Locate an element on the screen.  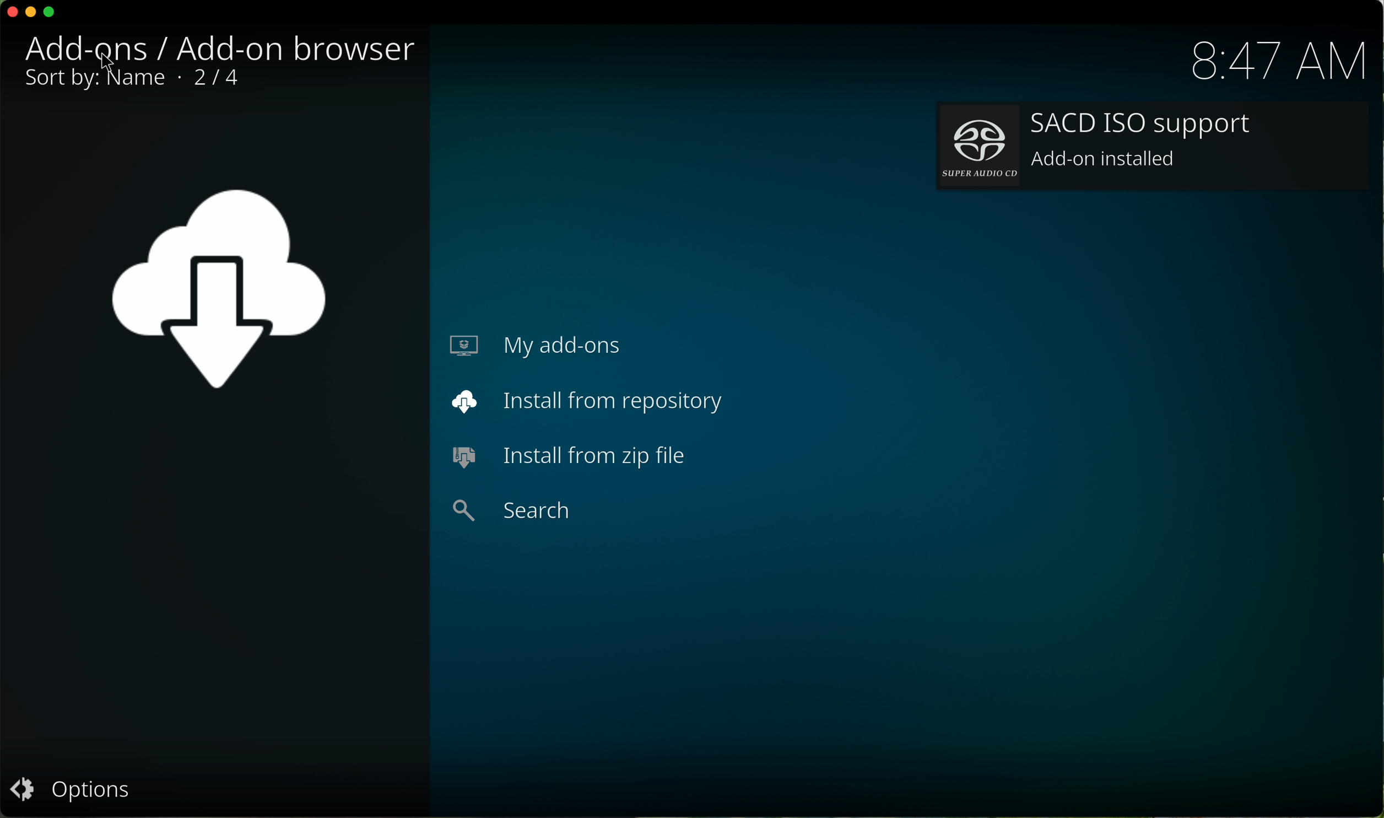
options is located at coordinates (70, 793).